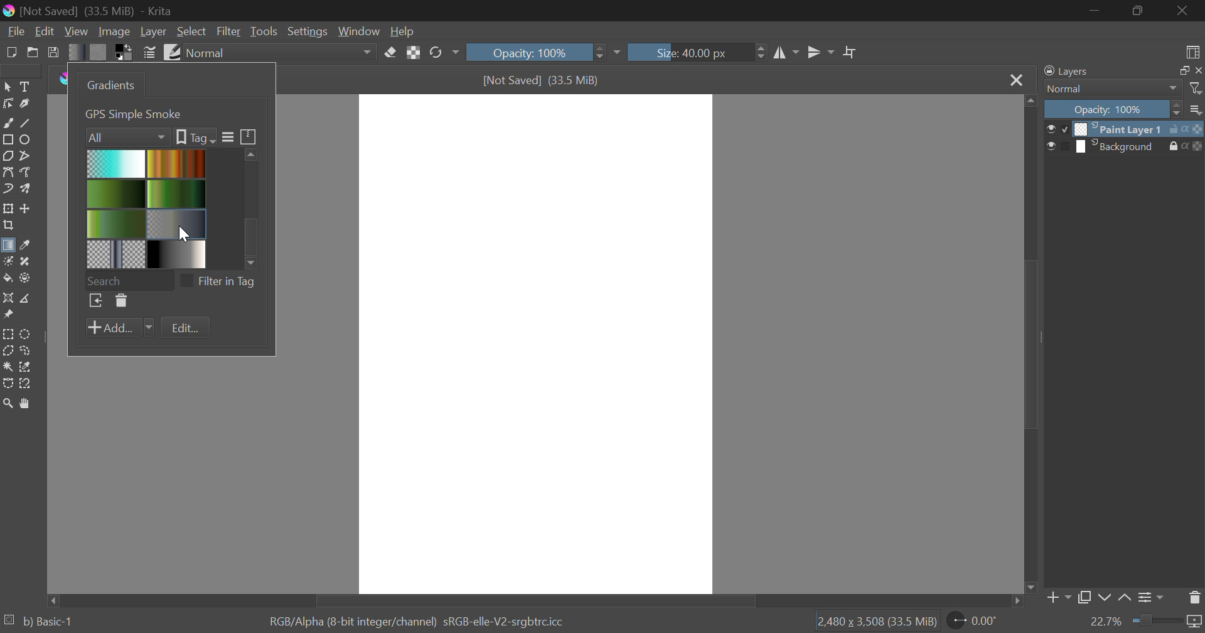 The image size is (1205, 633). What do you see at coordinates (8, 227) in the screenshot?
I see `Crop Layer` at bounding box center [8, 227].